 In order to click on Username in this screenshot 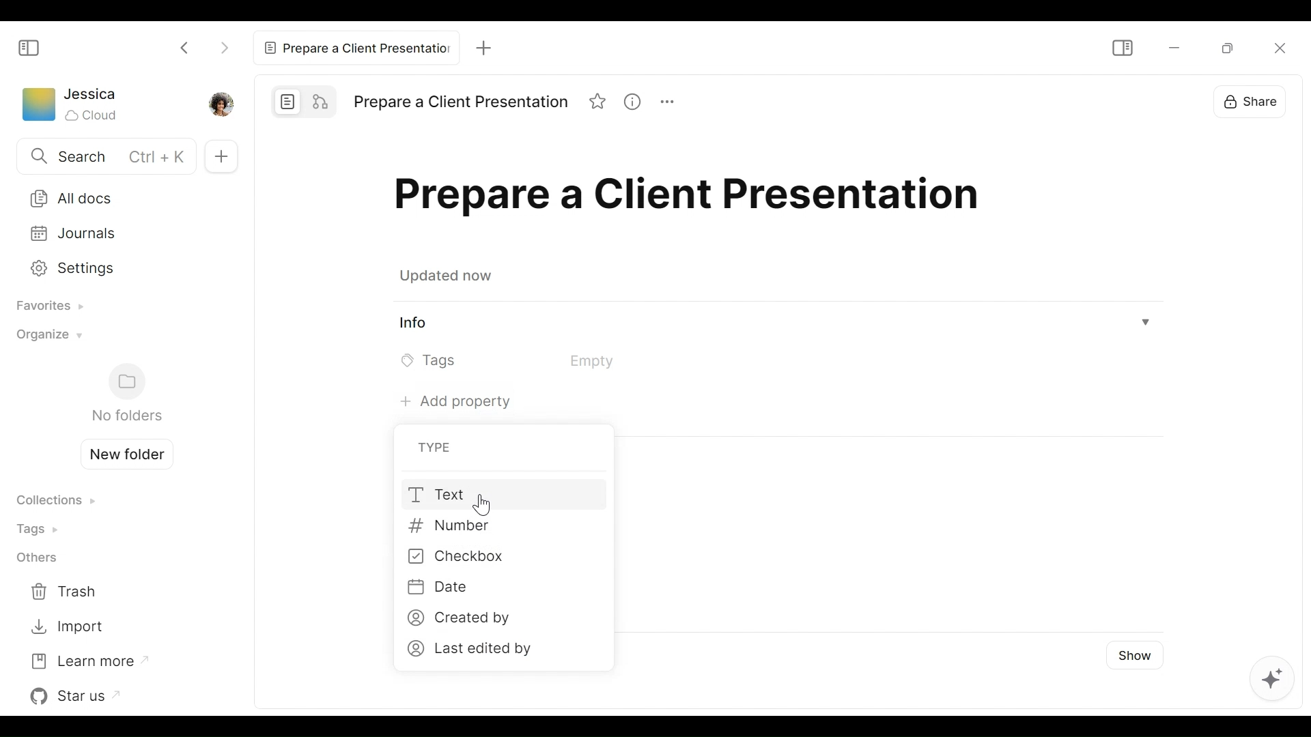, I will do `click(91, 95)`.